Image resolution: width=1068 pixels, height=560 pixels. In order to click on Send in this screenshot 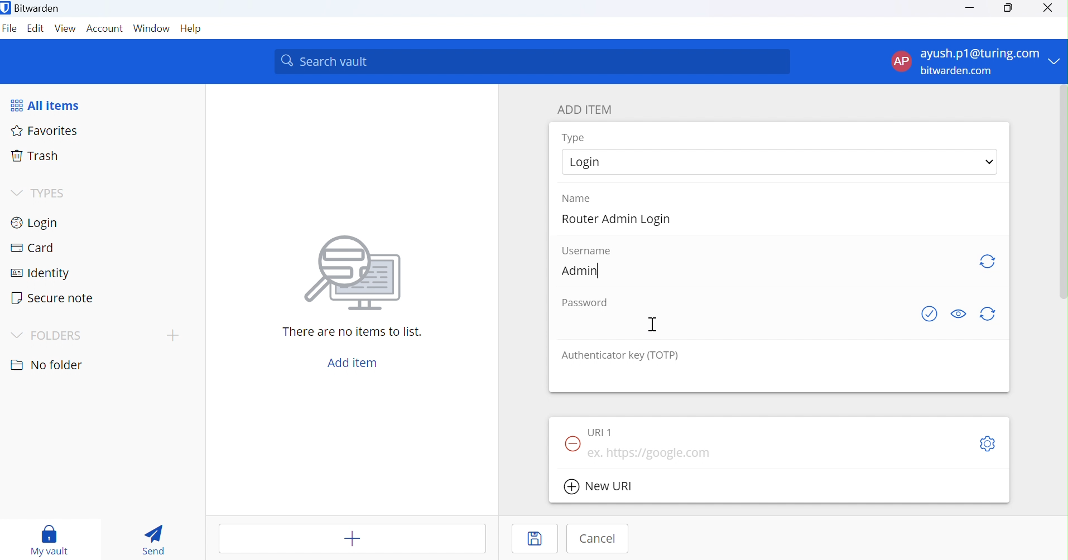, I will do `click(155, 540)`.